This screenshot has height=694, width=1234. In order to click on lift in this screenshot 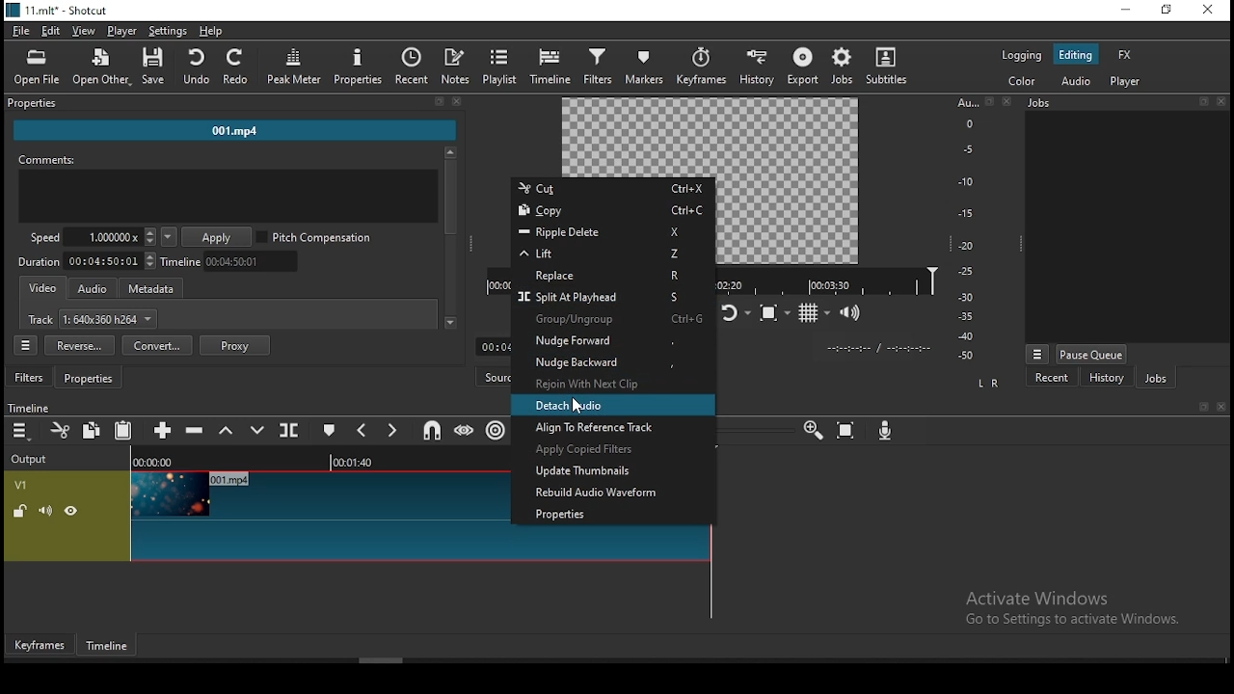, I will do `click(228, 430)`.